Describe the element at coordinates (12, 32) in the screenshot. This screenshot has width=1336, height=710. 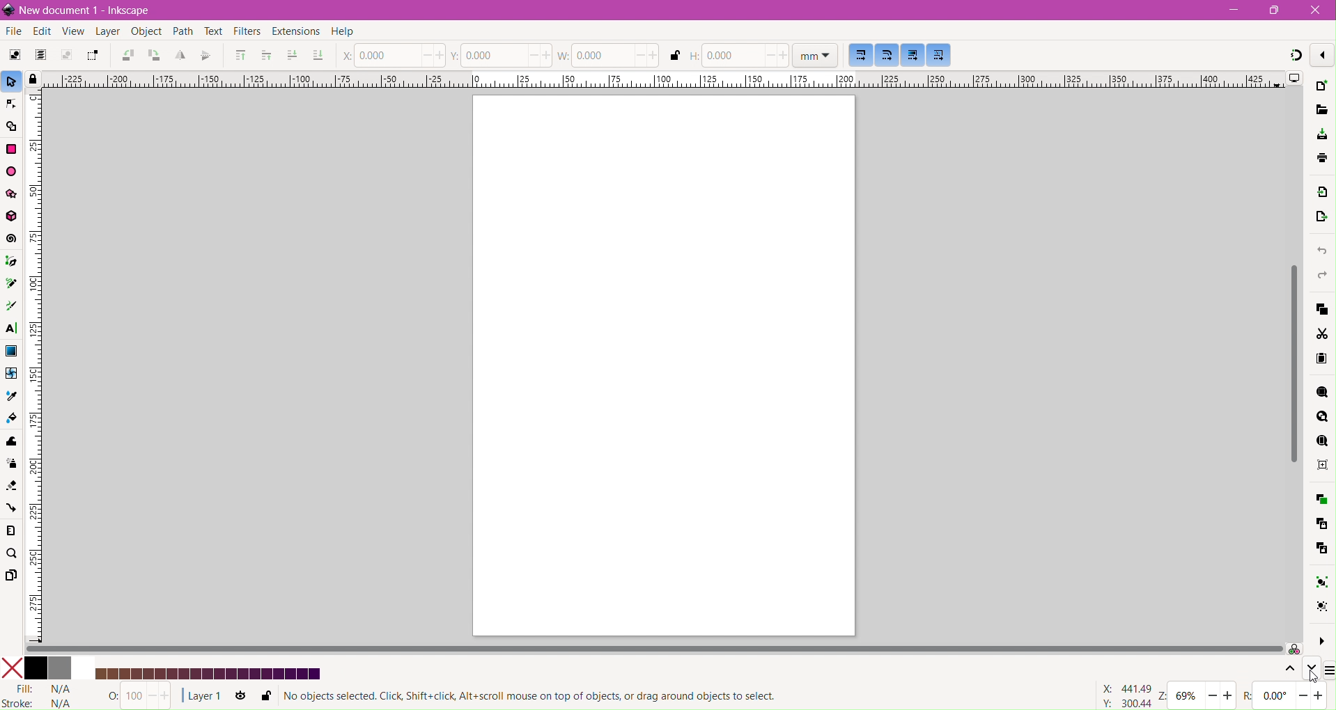
I see `File` at that location.